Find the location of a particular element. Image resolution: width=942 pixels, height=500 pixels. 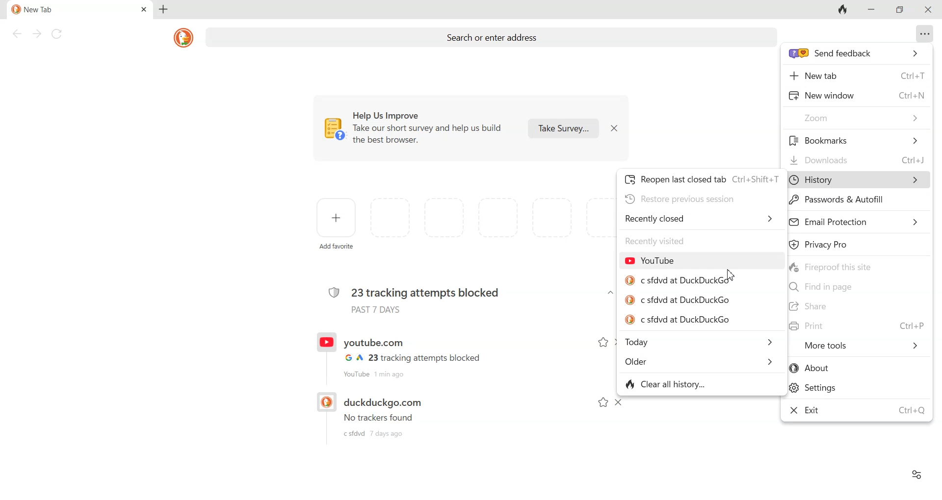

Dismiss  is located at coordinates (618, 402).